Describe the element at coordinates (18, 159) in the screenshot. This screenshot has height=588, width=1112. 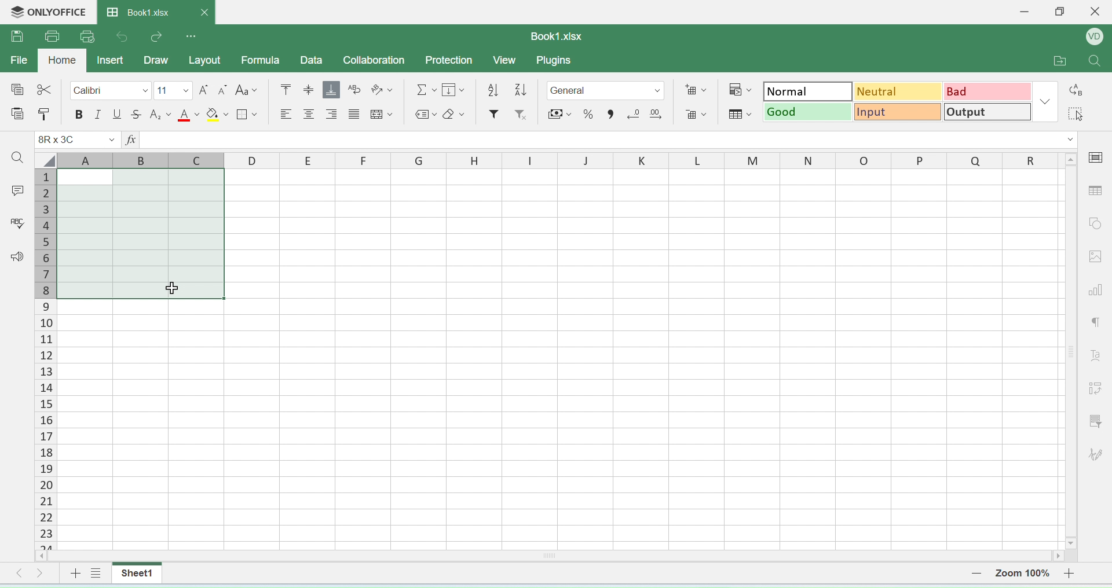
I see `search` at that location.